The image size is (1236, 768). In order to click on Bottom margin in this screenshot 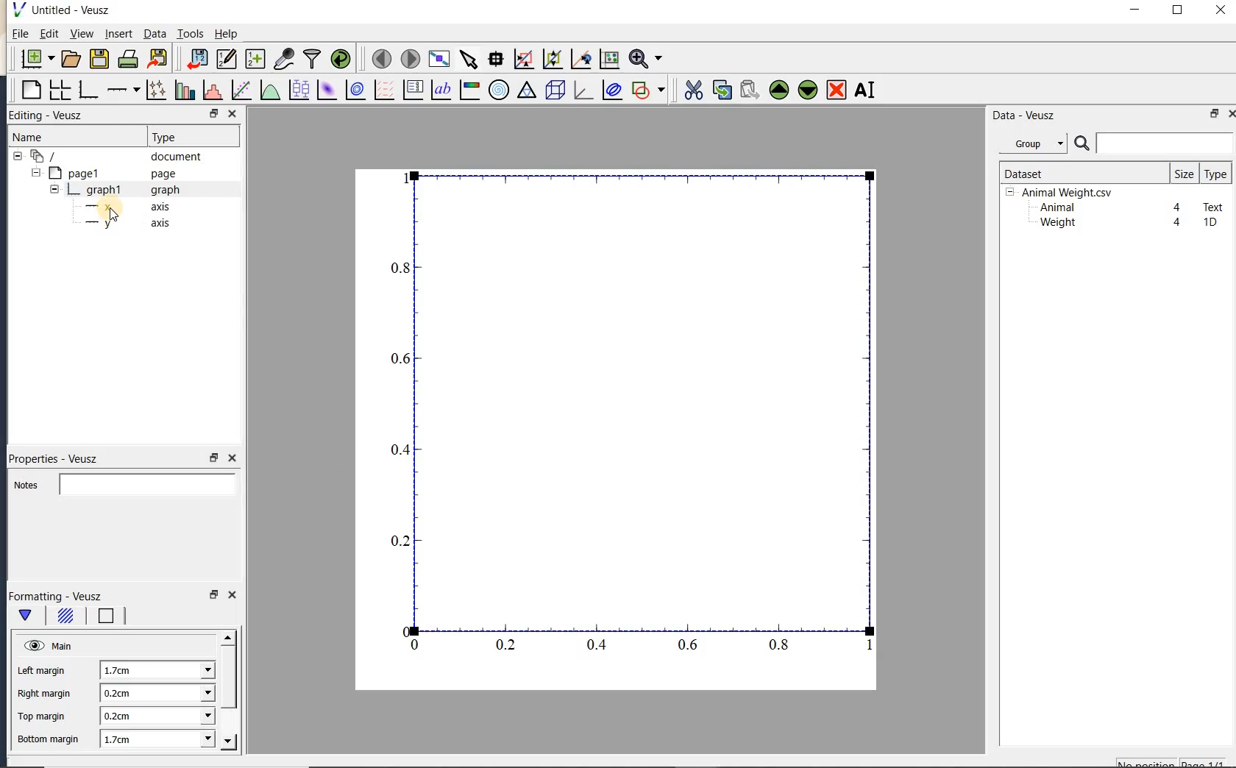, I will do `click(46, 739)`.